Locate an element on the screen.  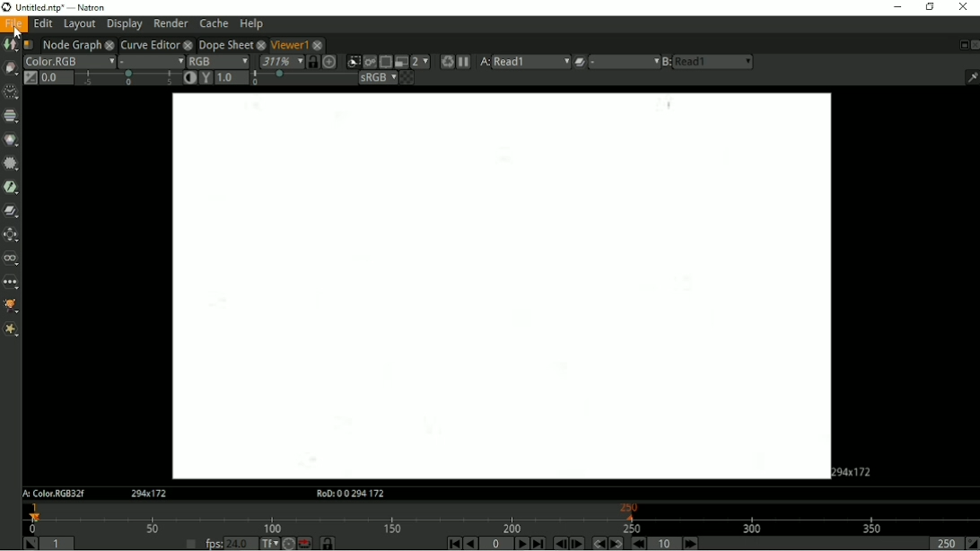
Curve Editor is located at coordinates (151, 43).